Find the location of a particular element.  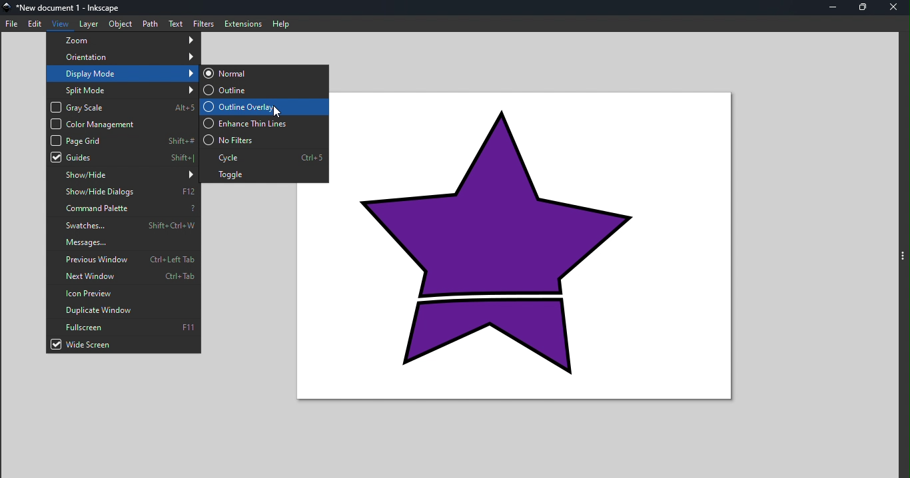

Previous window is located at coordinates (124, 259).